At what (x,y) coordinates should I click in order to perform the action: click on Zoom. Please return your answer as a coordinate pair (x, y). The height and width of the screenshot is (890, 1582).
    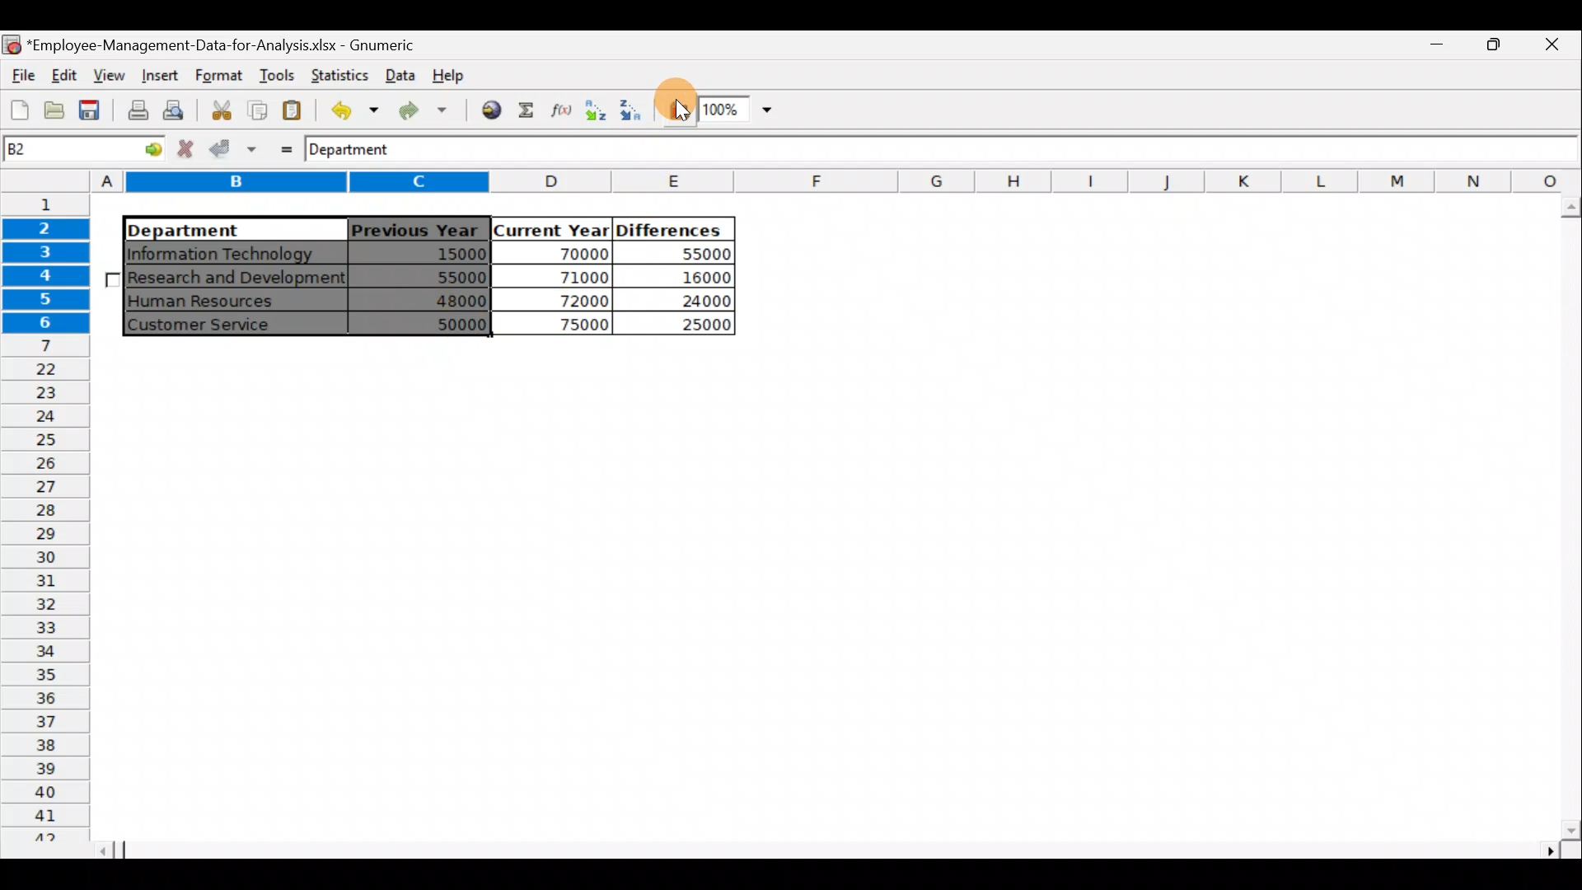
    Looking at the image, I should click on (735, 112).